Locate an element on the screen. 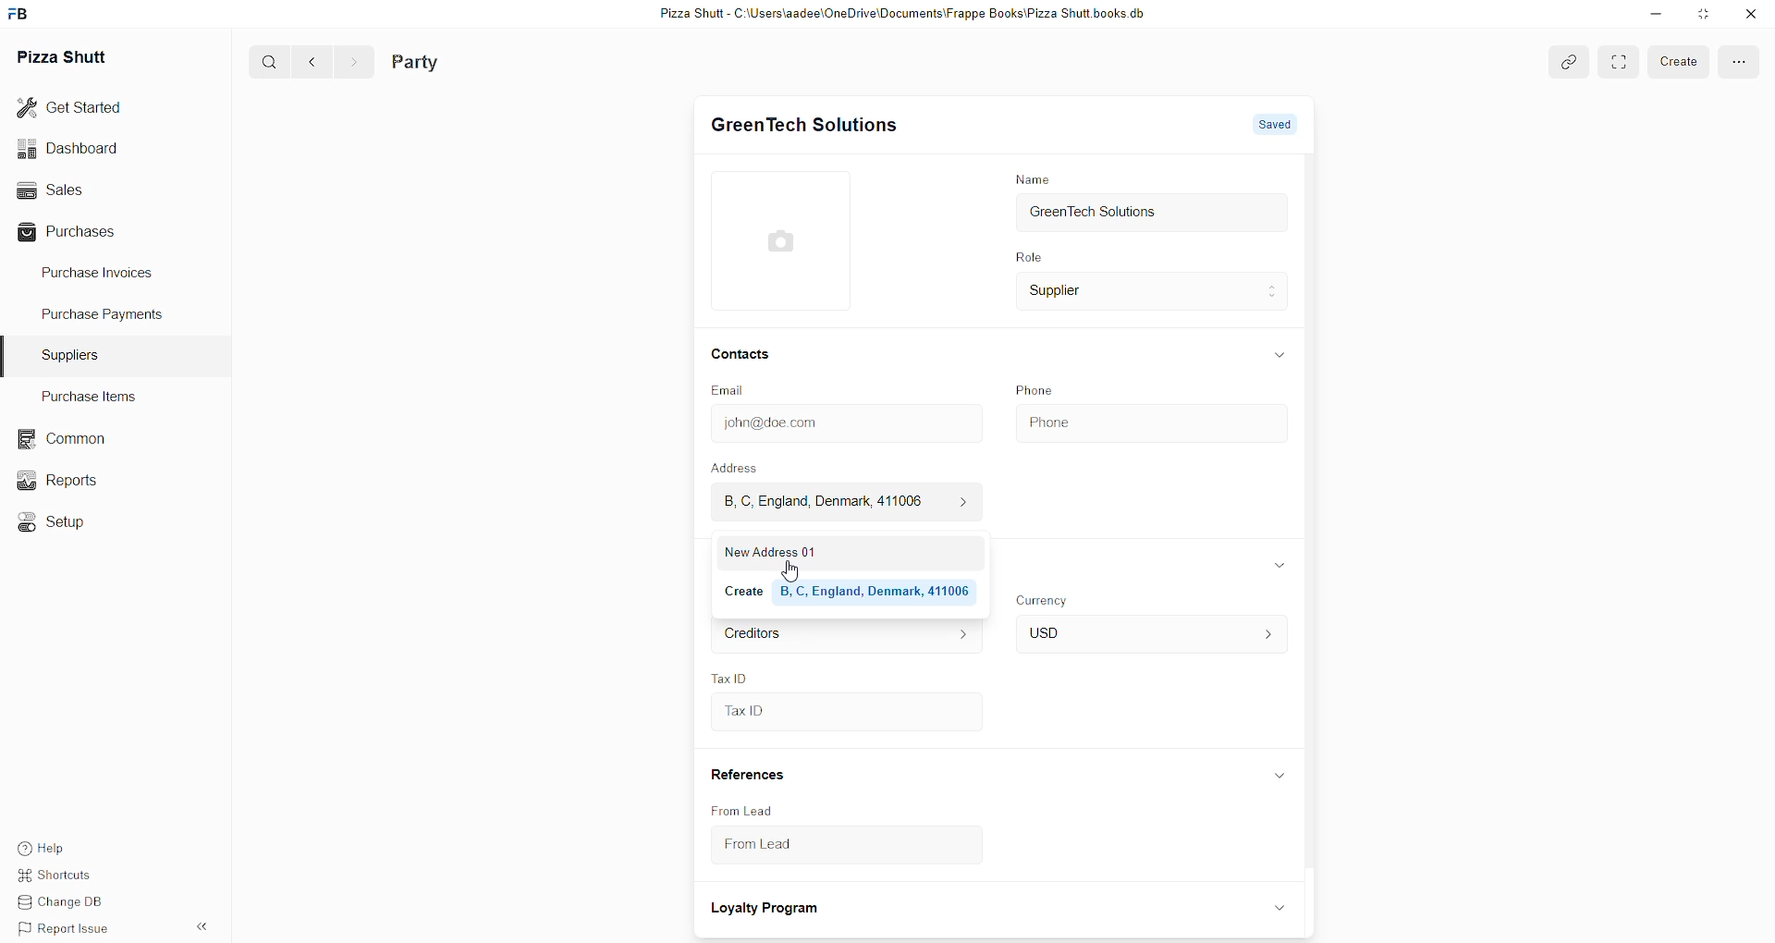 This screenshot has width=1775, height=943. Purchase Invoices is located at coordinates (104, 276).